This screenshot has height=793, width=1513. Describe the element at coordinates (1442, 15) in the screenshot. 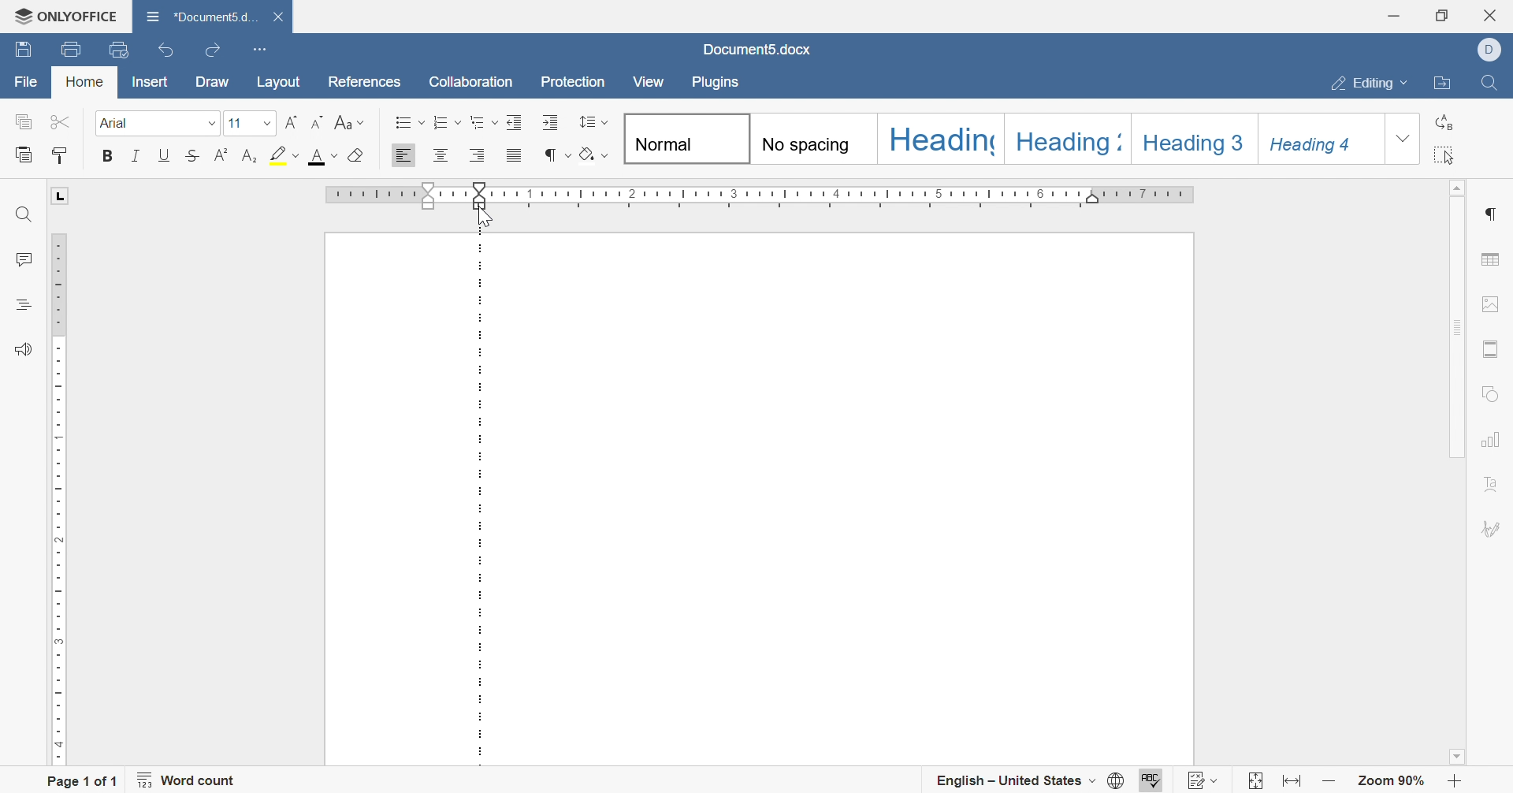

I see `restore down` at that location.